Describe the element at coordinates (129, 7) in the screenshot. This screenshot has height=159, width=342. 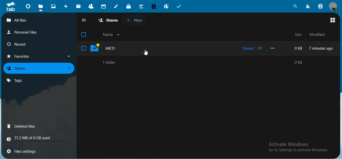
I see `deck` at that location.